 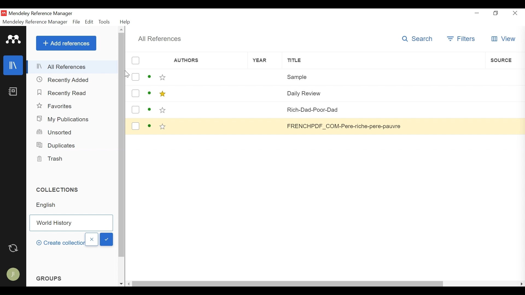 I want to click on Help, so click(x=125, y=22).